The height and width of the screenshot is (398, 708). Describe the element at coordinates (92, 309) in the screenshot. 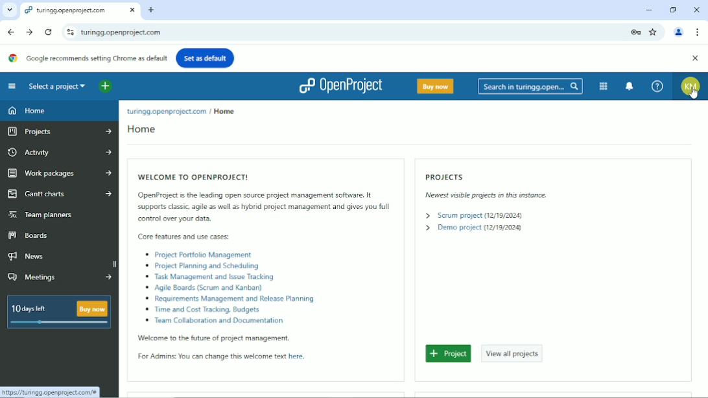

I see `buy now` at that location.